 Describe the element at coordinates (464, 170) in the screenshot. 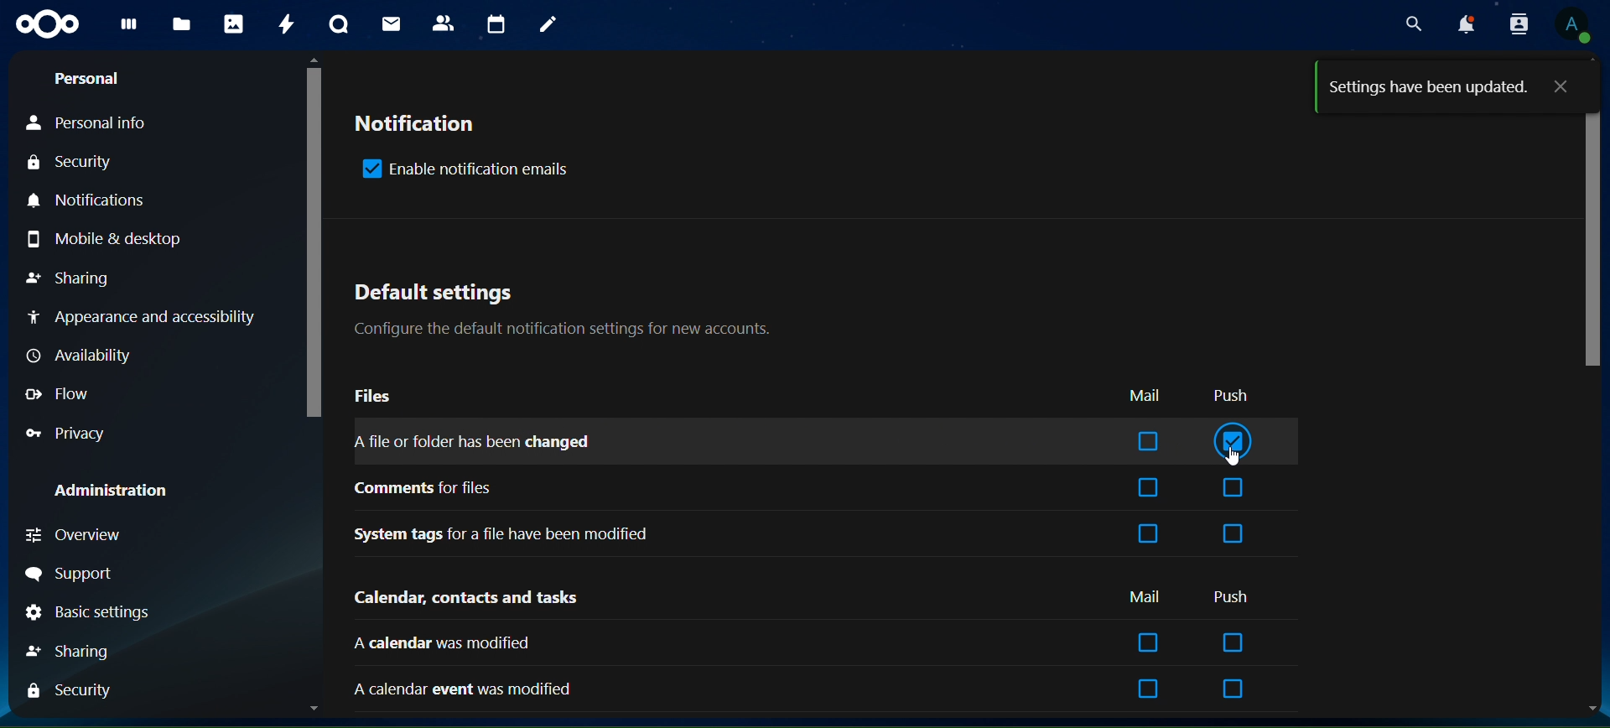

I see `enable notification emails` at that location.